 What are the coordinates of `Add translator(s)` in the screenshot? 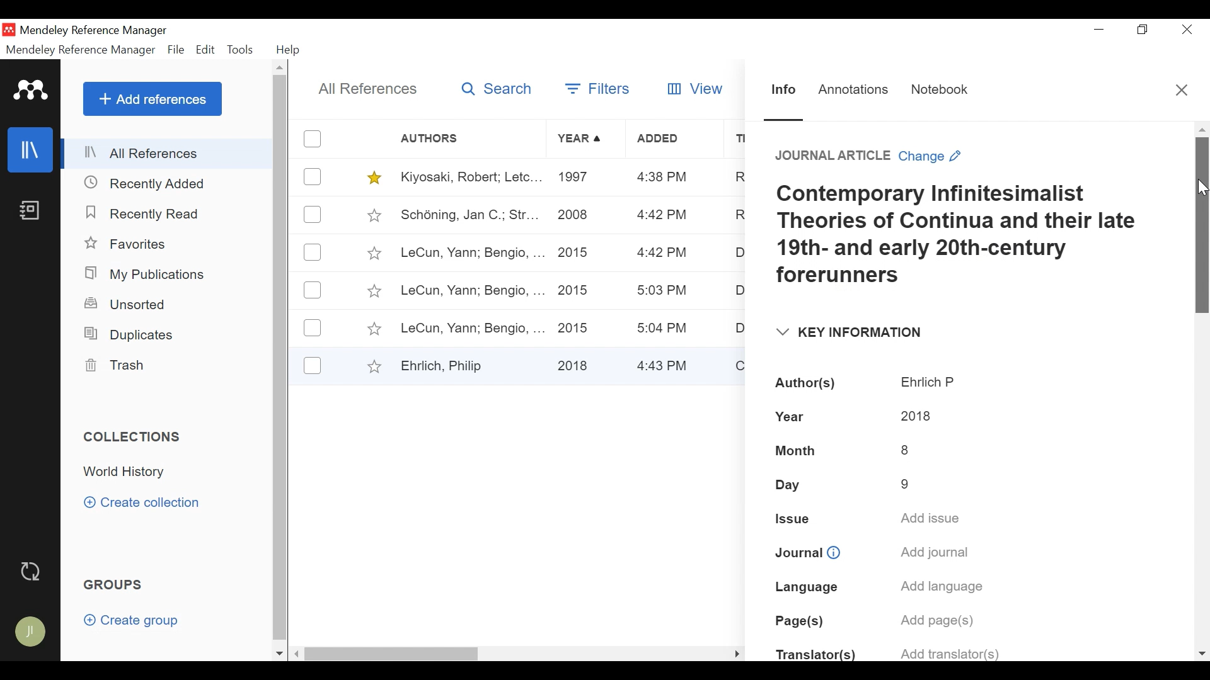 It's located at (947, 652).